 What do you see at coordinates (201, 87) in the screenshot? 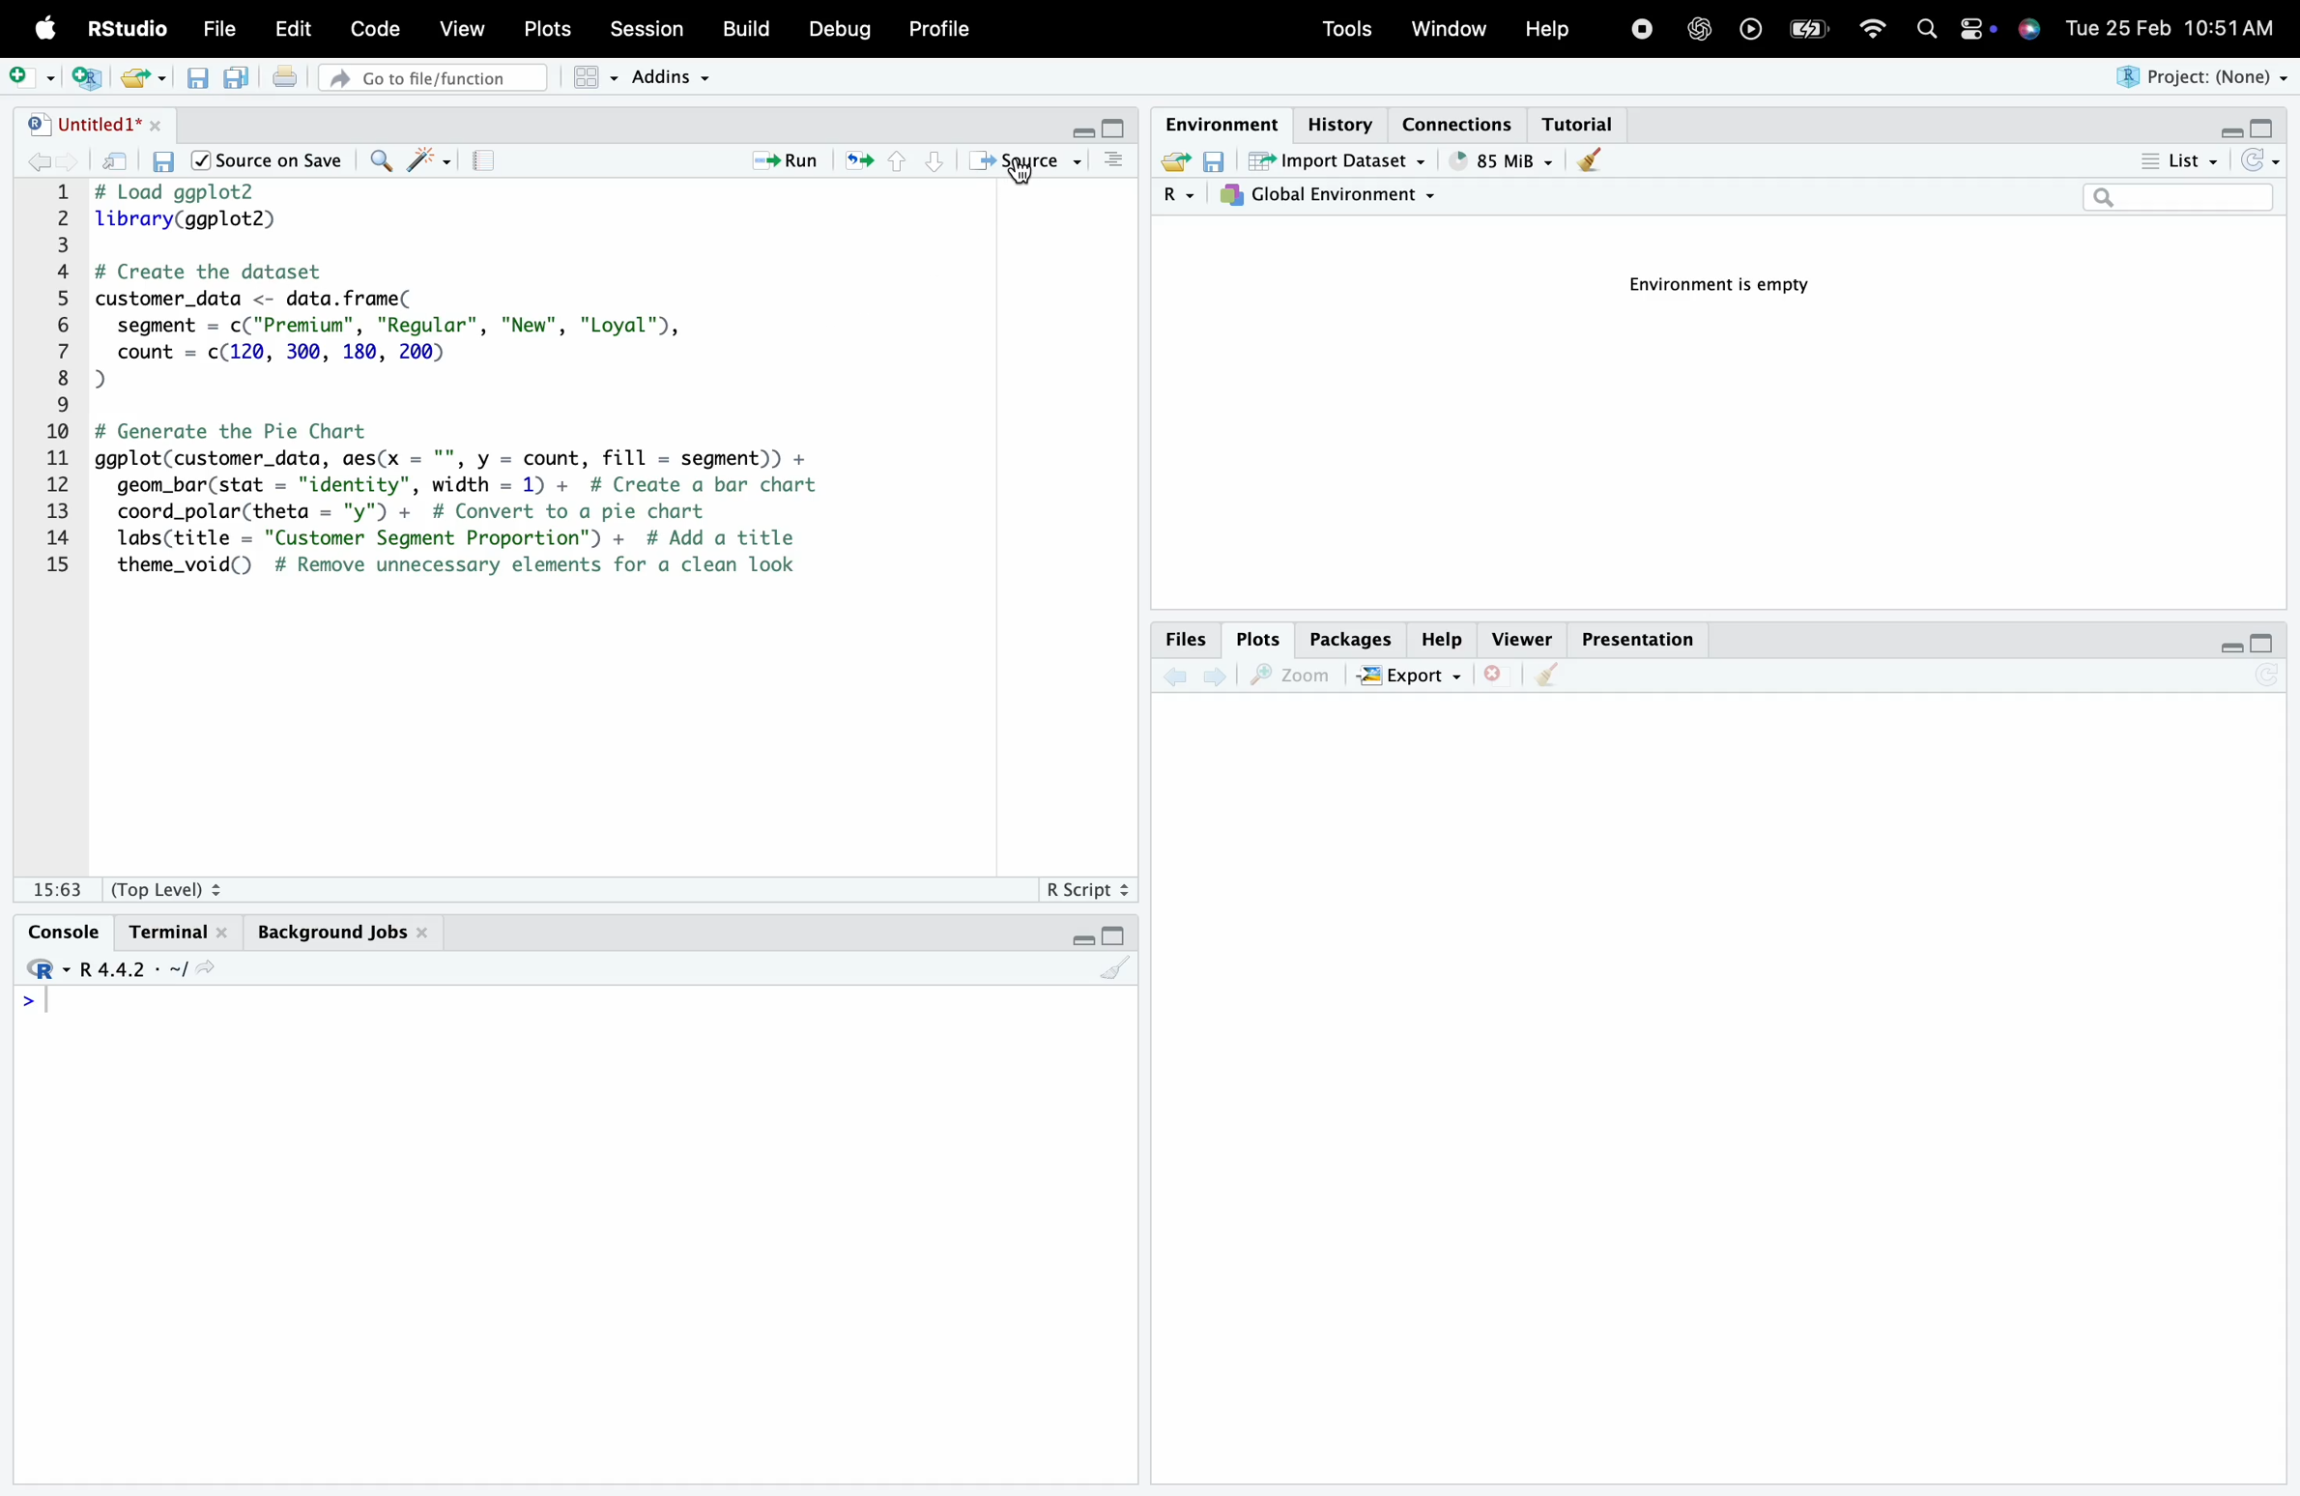
I see `save script` at bounding box center [201, 87].